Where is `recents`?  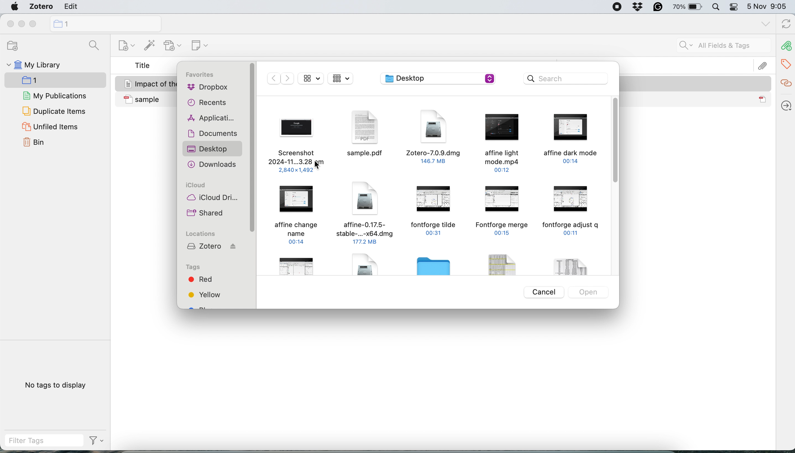
recents is located at coordinates (207, 103).